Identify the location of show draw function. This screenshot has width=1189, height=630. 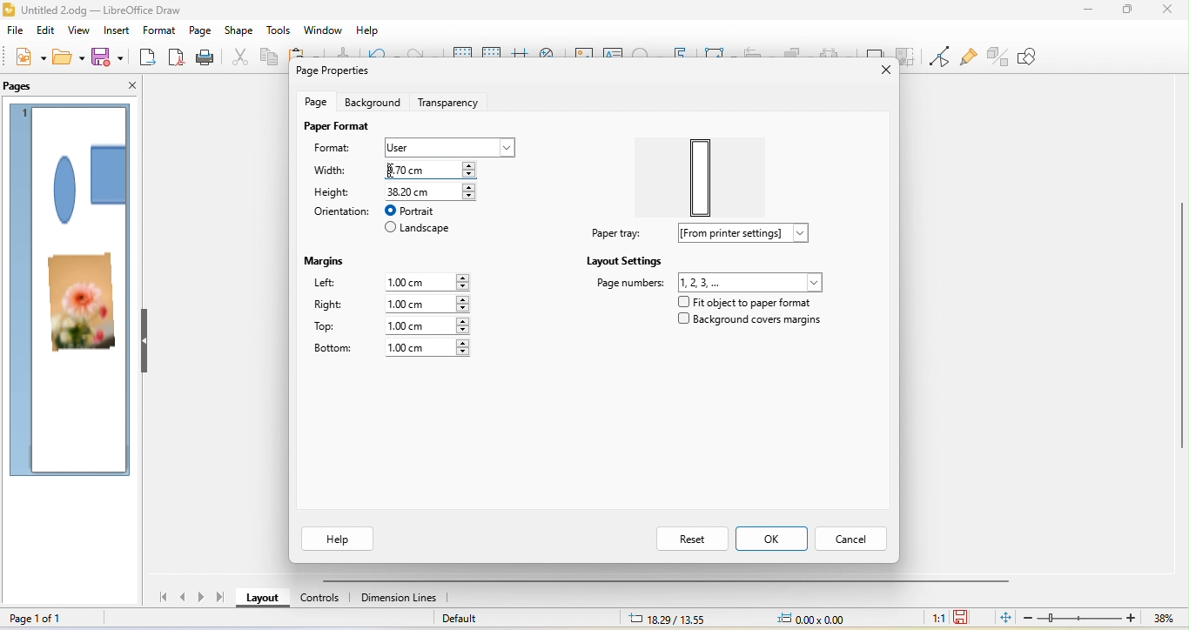
(1038, 58).